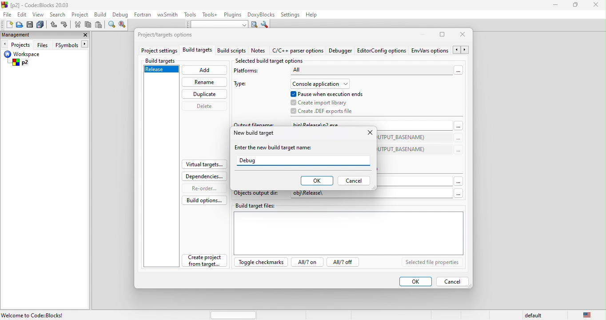 The height and width of the screenshot is (320, 606). What do you see at coordinates (203, 188) in the screenshot?
I see `re order` at bounding box center [203, 188].